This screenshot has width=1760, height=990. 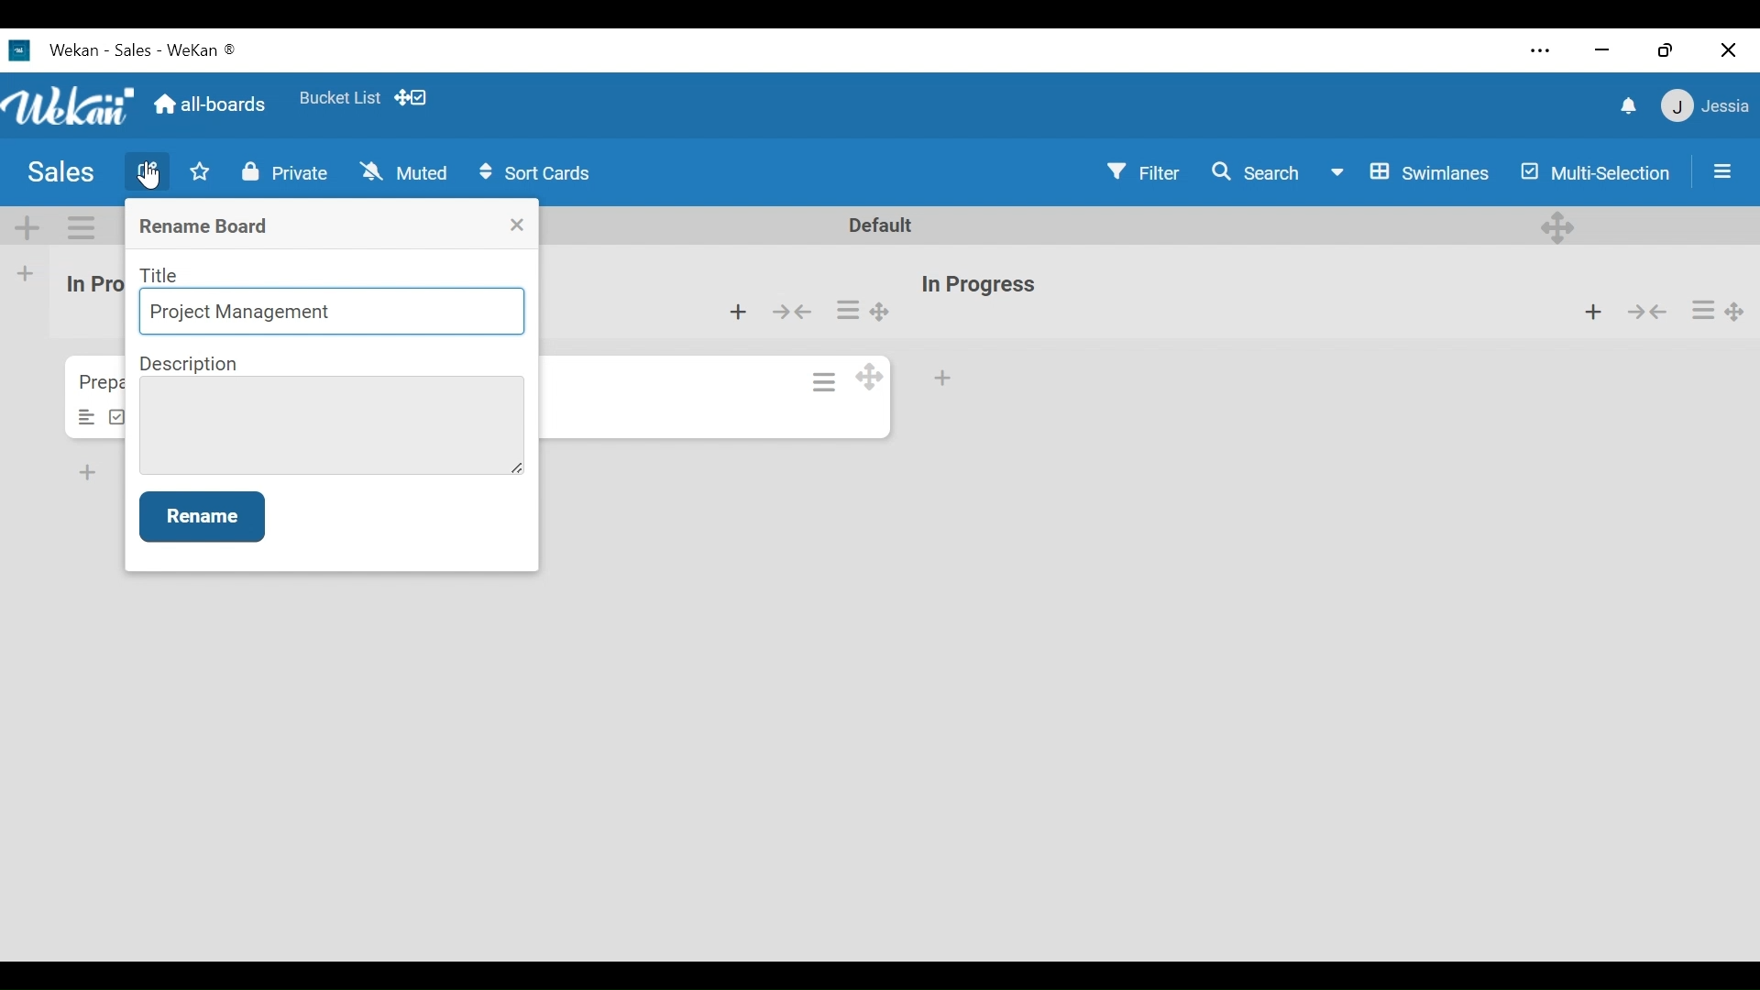 What do you see at coordinates (1142, 171) in the screenshot?
I see `Filter` at bounding box center [1142, 171].